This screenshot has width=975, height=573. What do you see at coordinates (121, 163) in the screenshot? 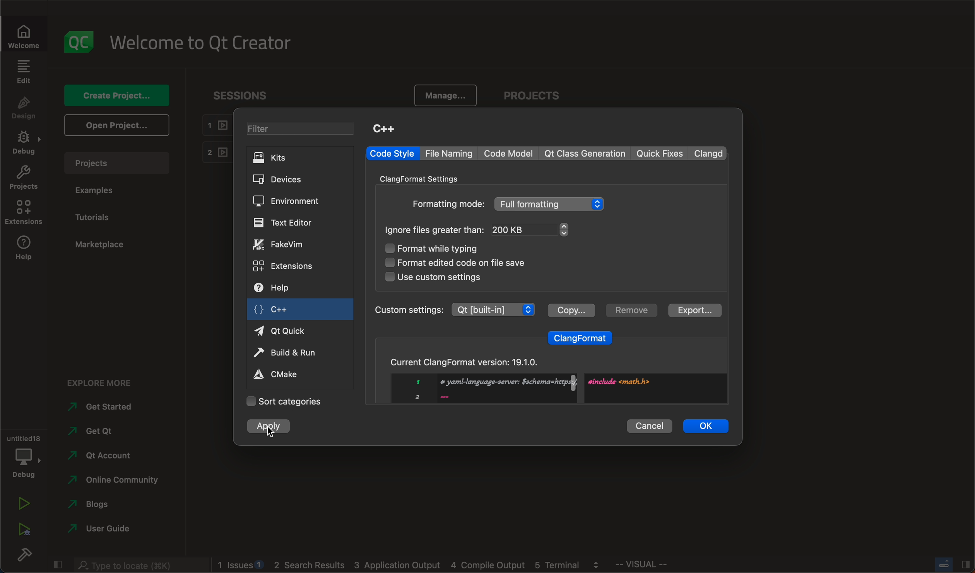
I see `projects` at bounding box center [121, 163].